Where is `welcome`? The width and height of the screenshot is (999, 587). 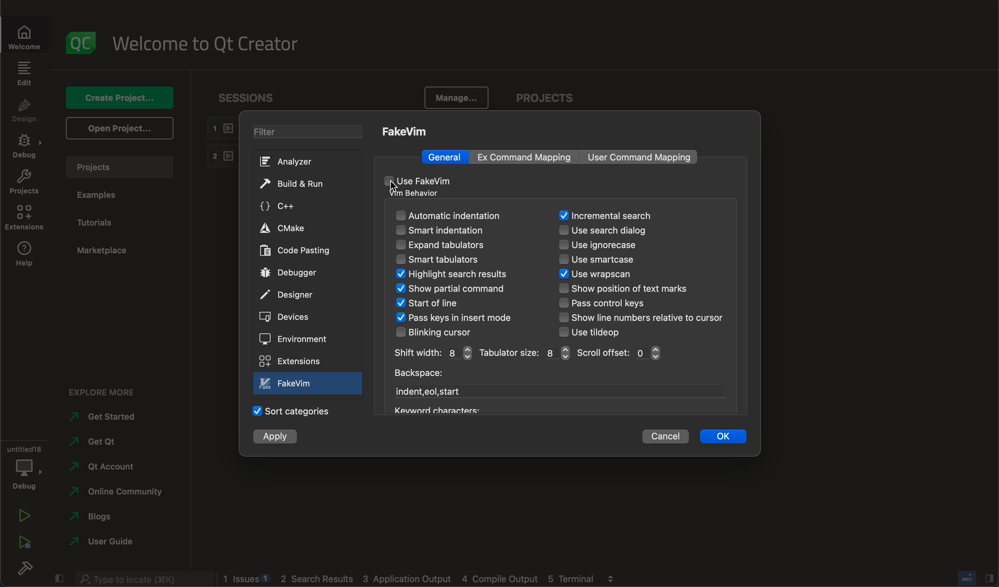 welcome is located at coordinates (25, 37).